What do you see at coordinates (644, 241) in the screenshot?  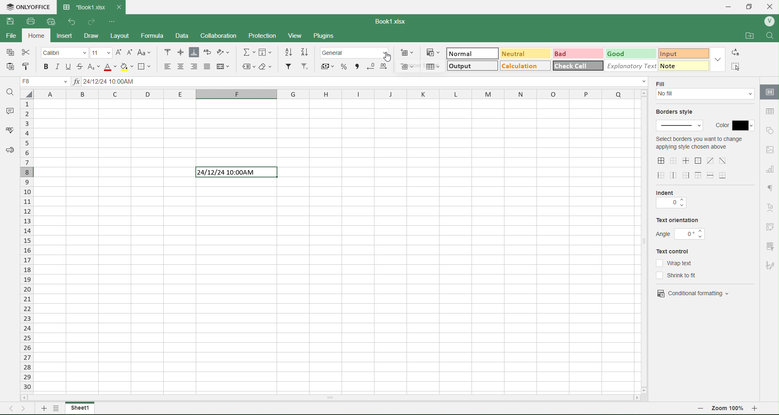 I see `vertical scrol bar` at bounding box center [644, 241].